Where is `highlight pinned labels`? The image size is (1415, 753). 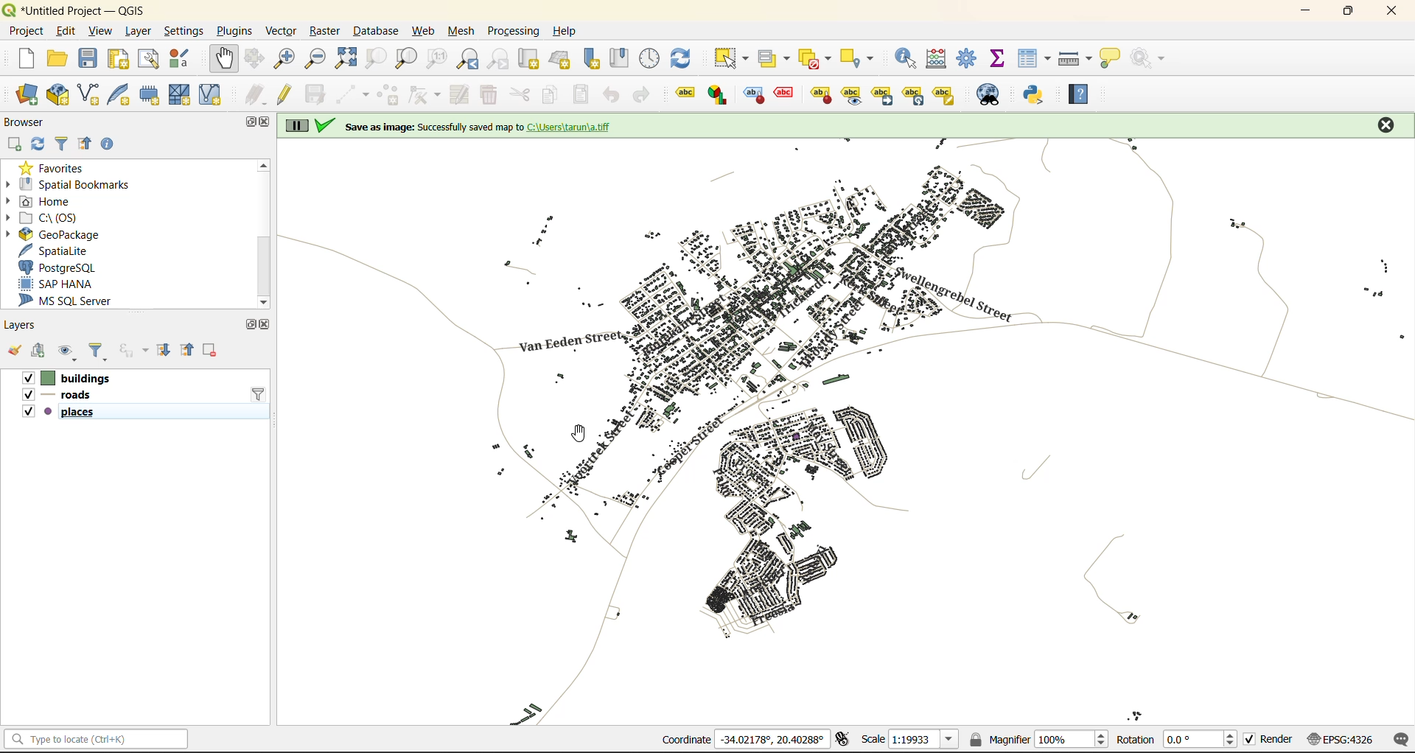 highlight pinned labels is located at coordinates (684, 94).